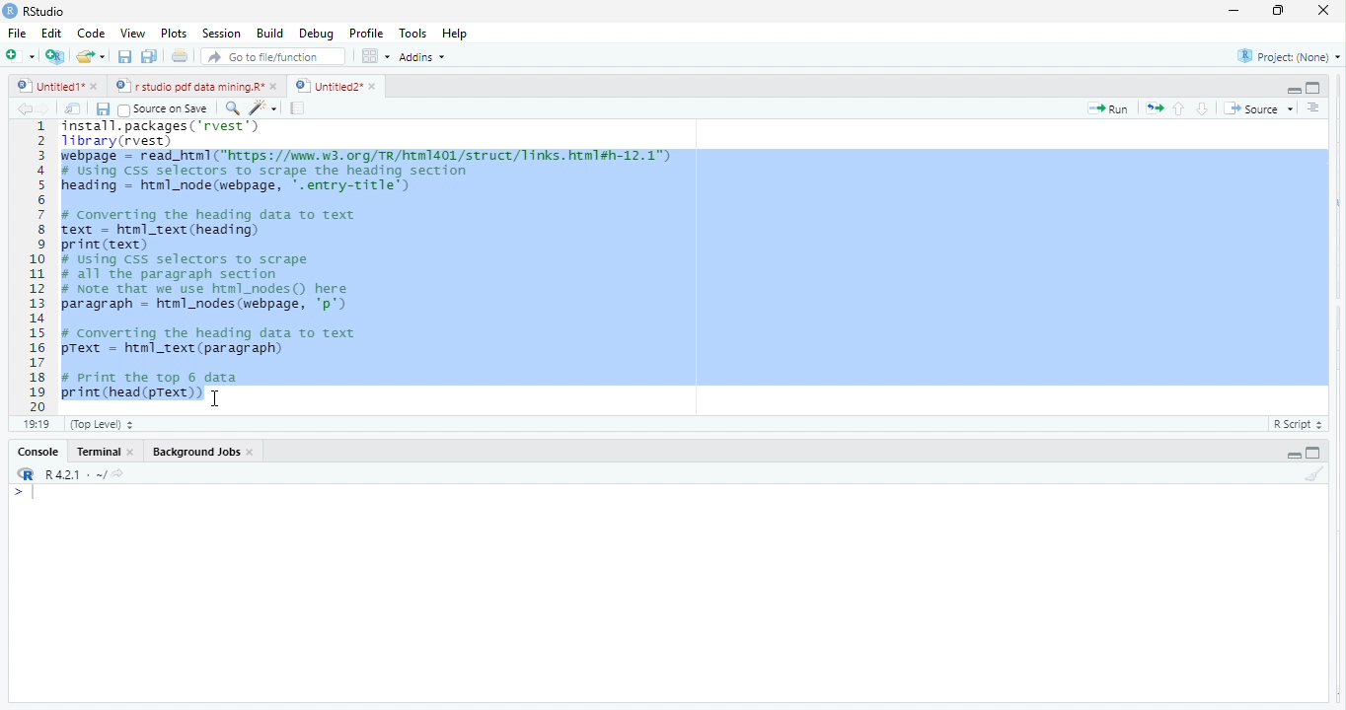  I want to click on find/replace, so click(231, 107).